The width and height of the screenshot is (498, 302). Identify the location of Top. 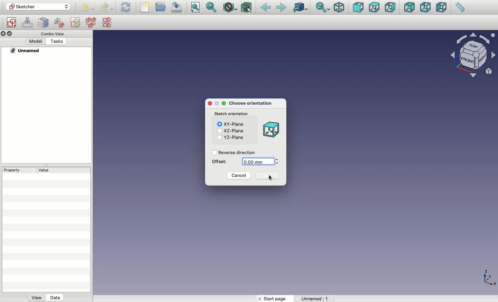
(373, 8).